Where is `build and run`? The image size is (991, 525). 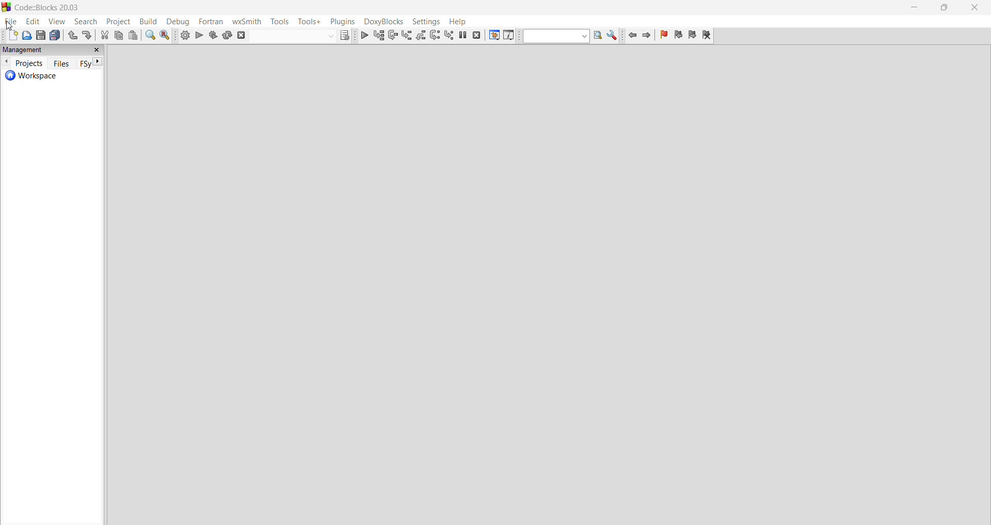 build and run is located at coordinates (214, 36).